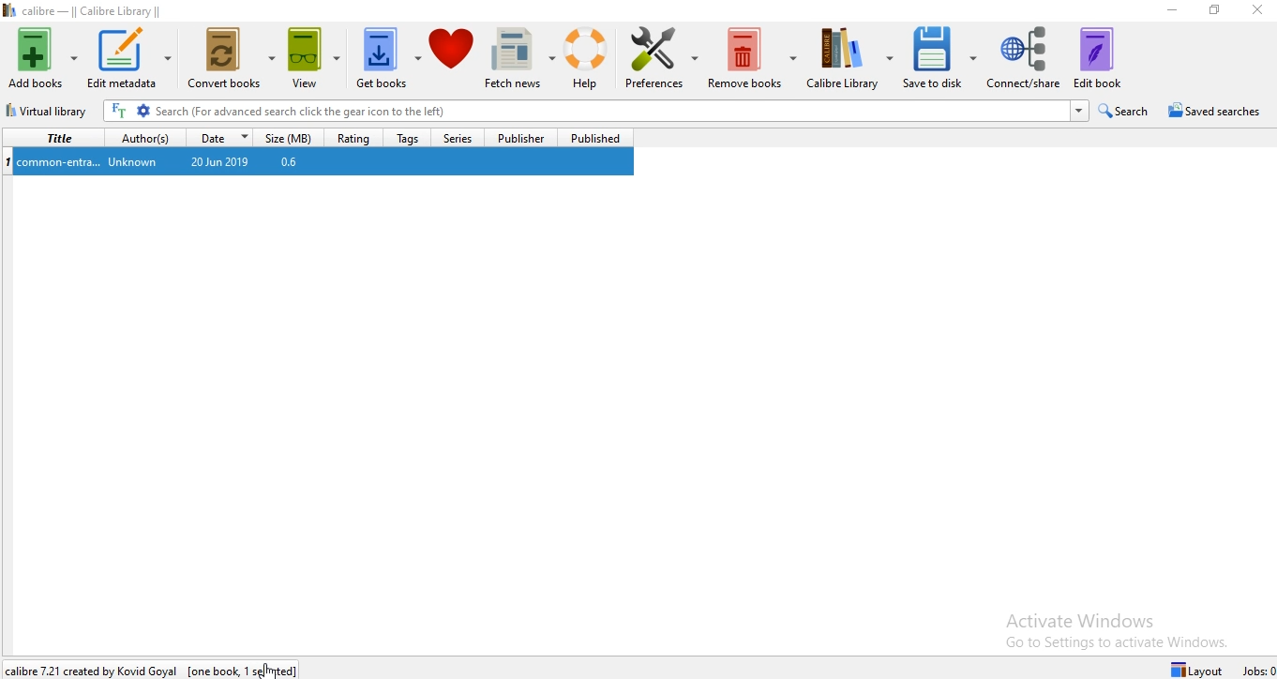 Image resolution: width=1277 pixels, height=679 pixels. I want to click on calibre 7.2.1  created by David Goyal [0], so click(158, 666).